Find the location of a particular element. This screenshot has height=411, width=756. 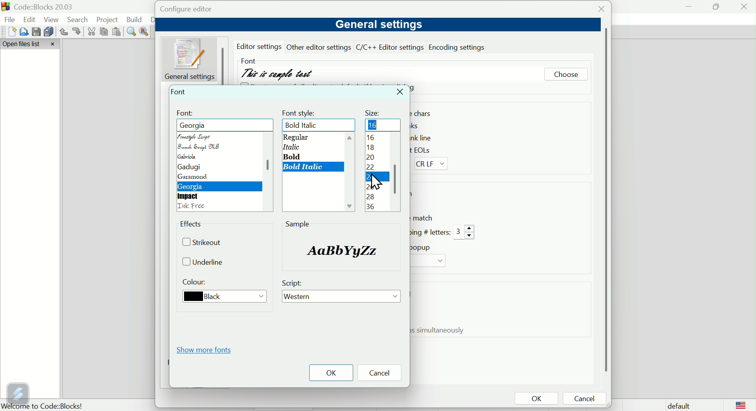

Find is located at coordinates (132, 32).